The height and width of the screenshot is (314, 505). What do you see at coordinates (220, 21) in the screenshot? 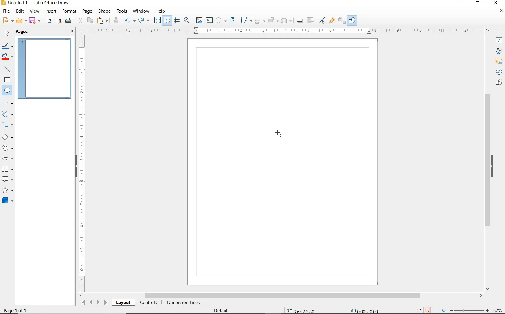
I see `INSERT SPECIAL CHARACTERS` at bounding box center [220, 21].